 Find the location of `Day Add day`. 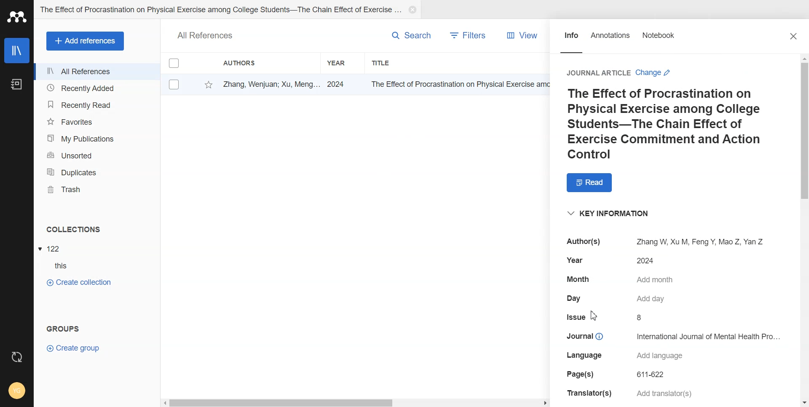

Day Add day is located at coordinates (618, 299).